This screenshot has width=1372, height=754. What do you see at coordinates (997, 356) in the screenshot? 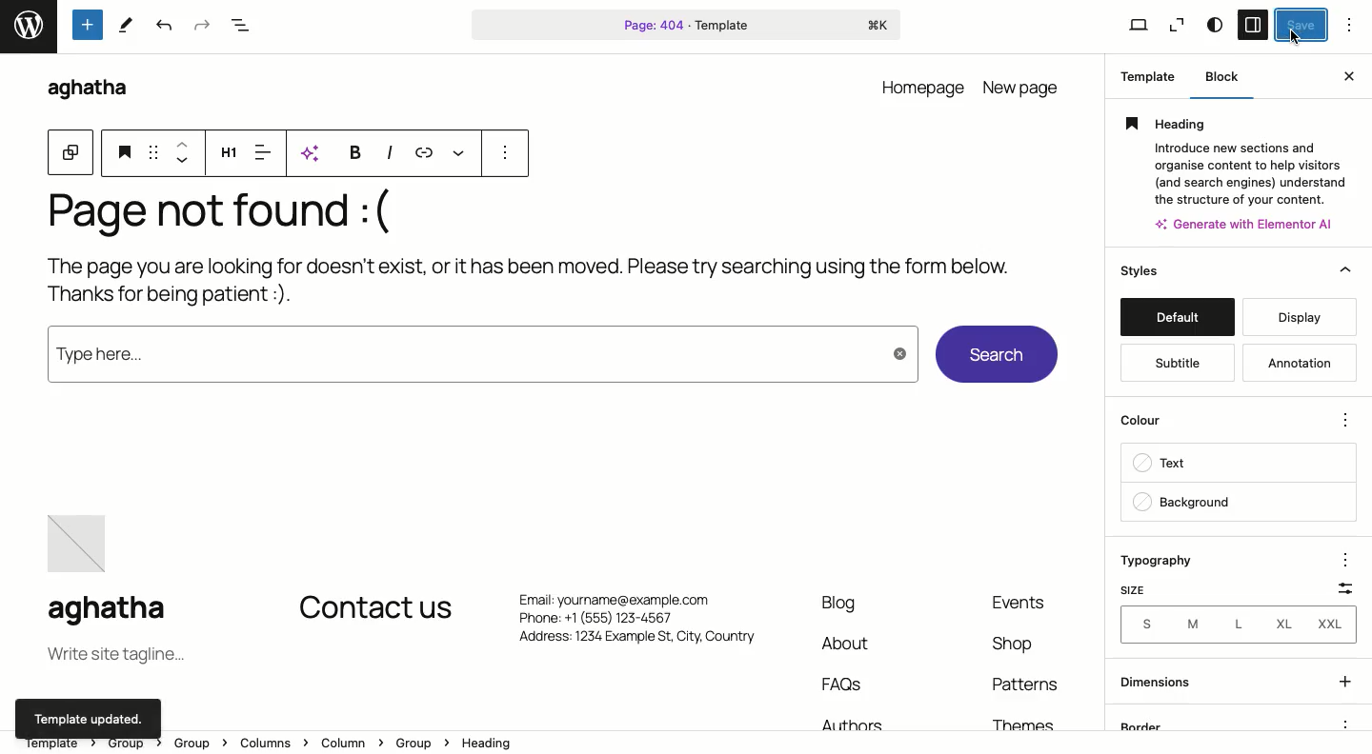
I see `Search` at bounding box center [997, 356].